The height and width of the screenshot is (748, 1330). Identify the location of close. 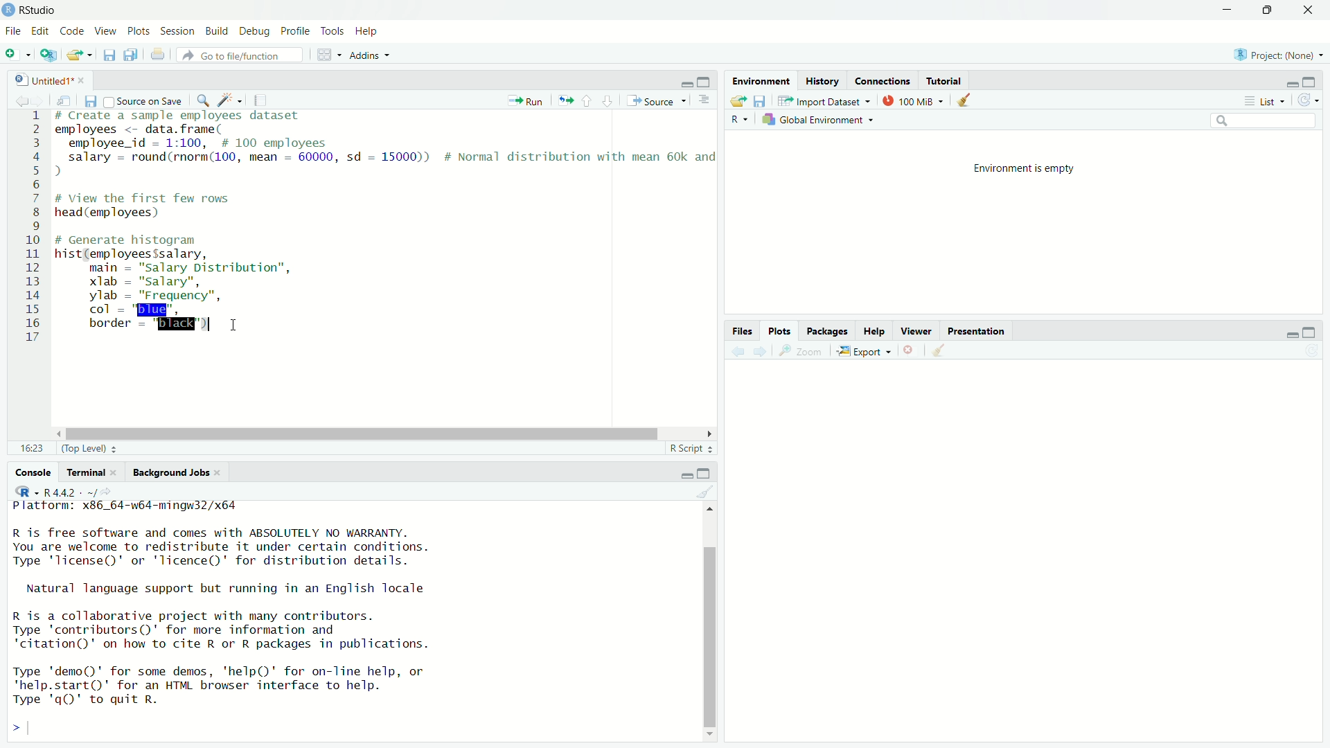
(219, 473).